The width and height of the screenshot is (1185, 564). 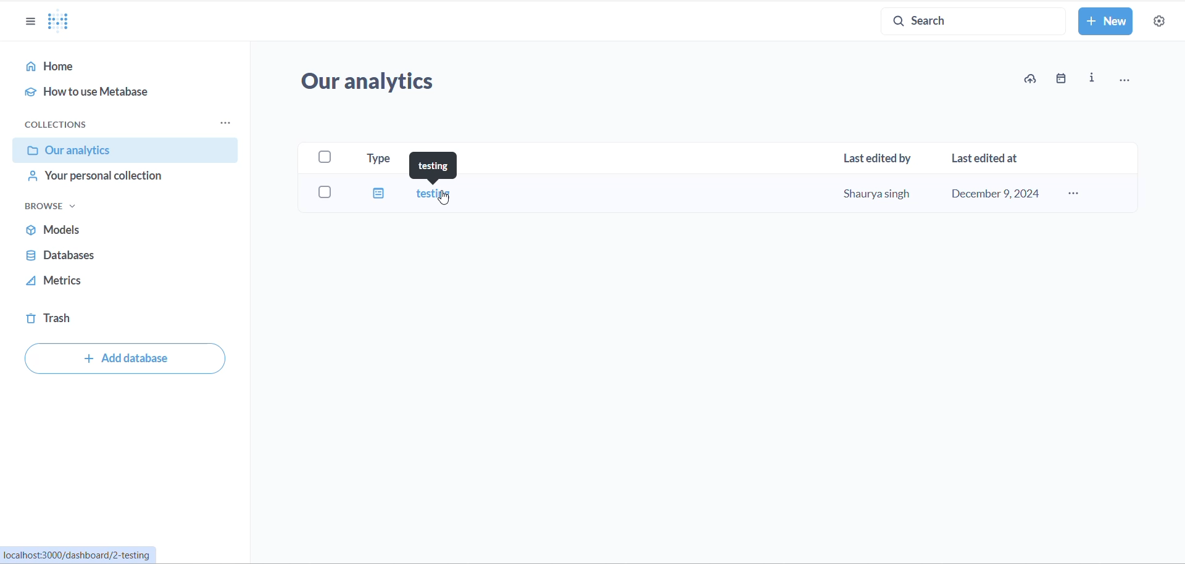 I want to click on last edited at, so click(x=986, y=157).